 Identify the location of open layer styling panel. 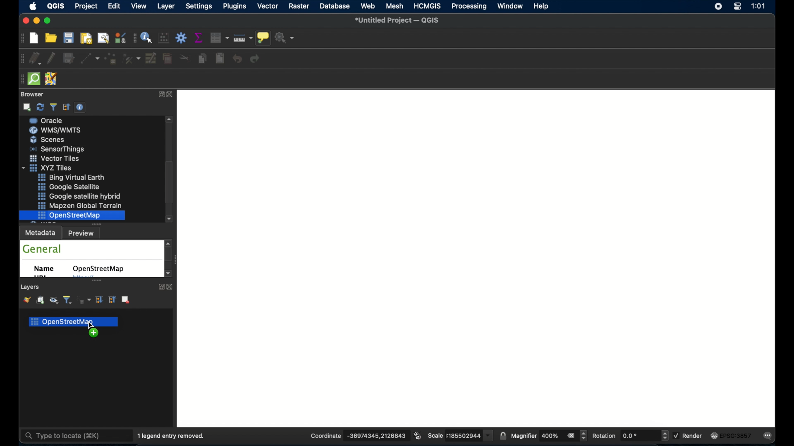
(26, 301).